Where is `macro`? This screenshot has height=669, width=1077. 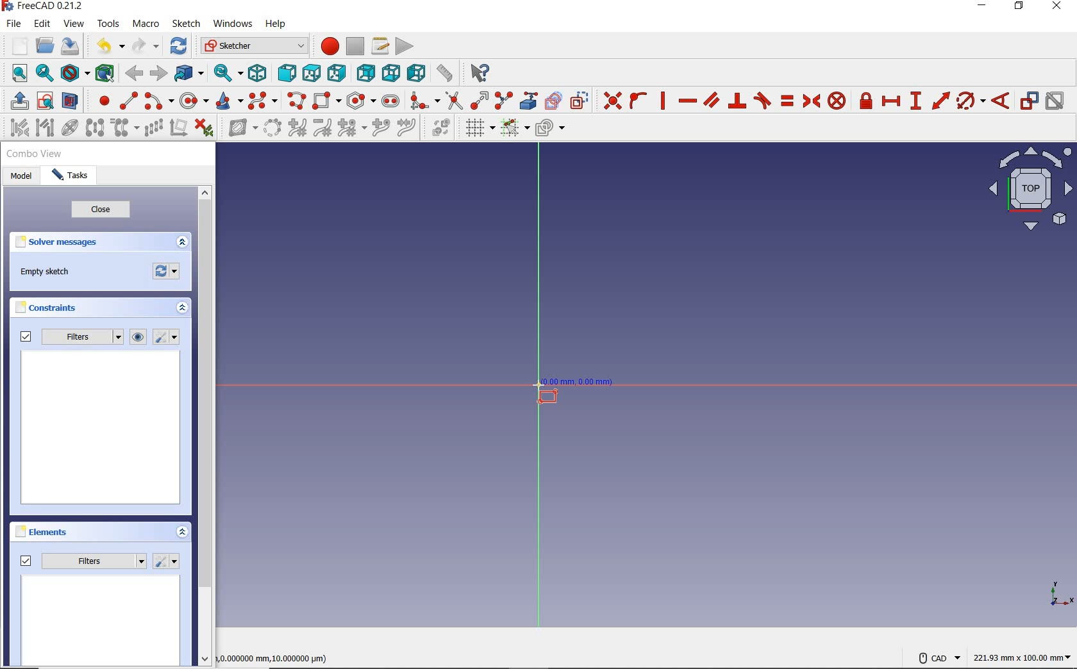 macro is located at coordinates (146, 24).